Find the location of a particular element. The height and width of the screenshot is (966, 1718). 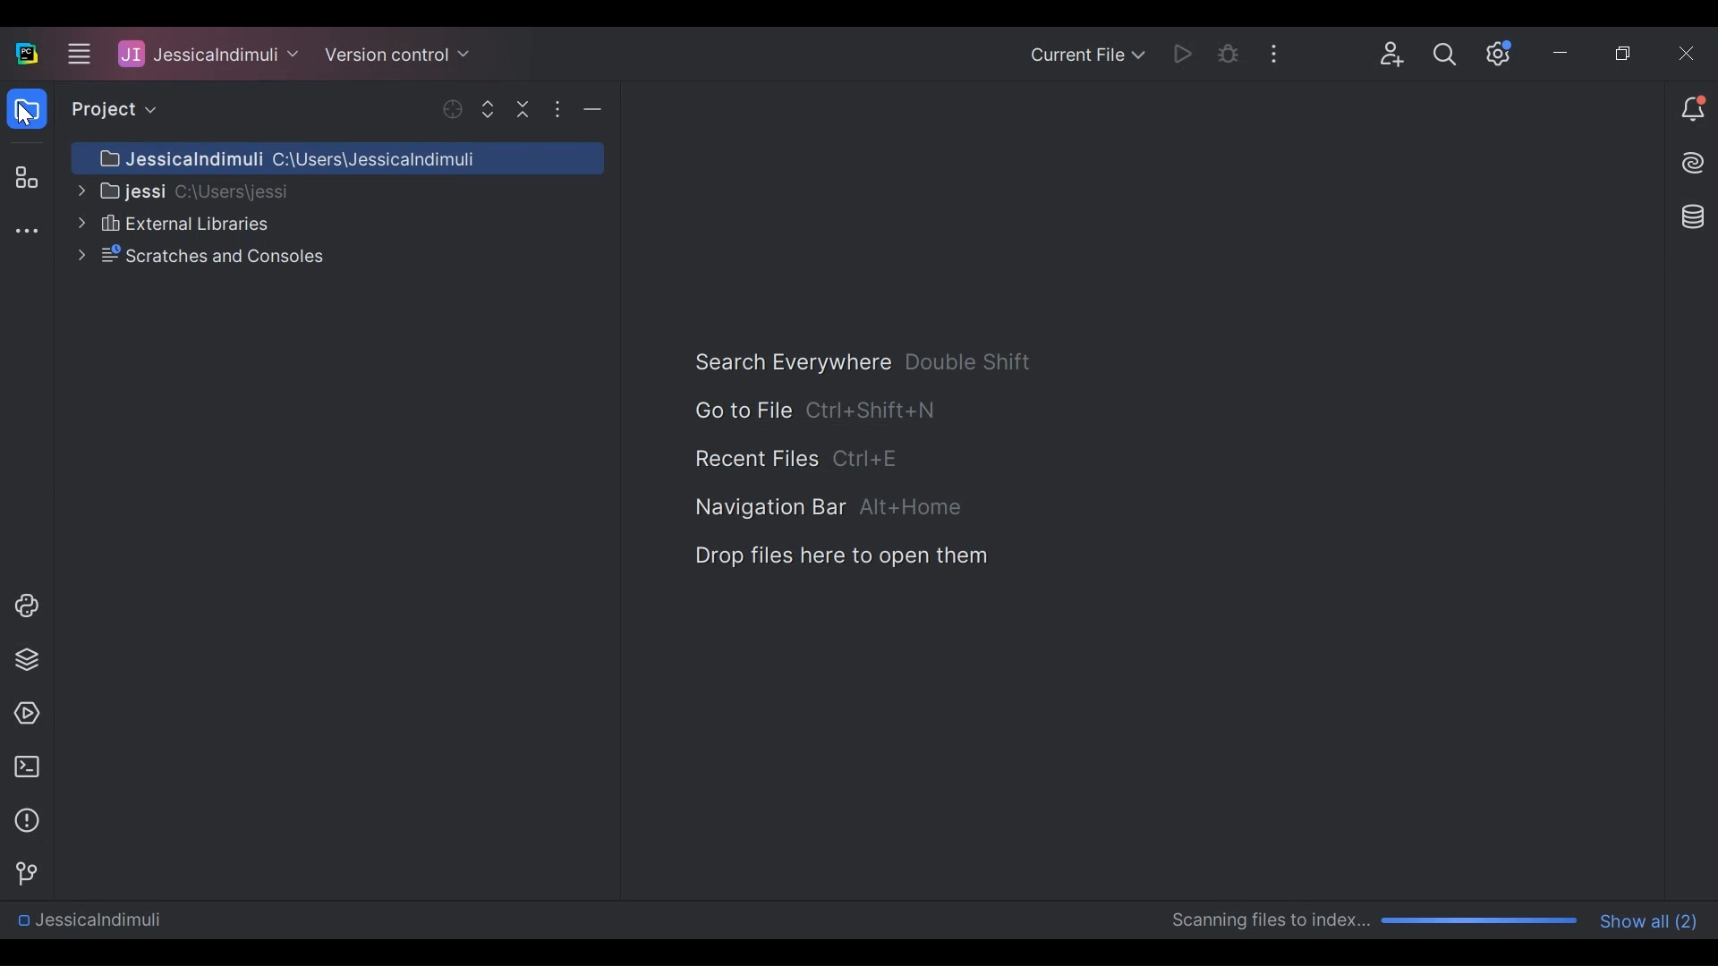

Restore is located at coordinates (1626, 53).